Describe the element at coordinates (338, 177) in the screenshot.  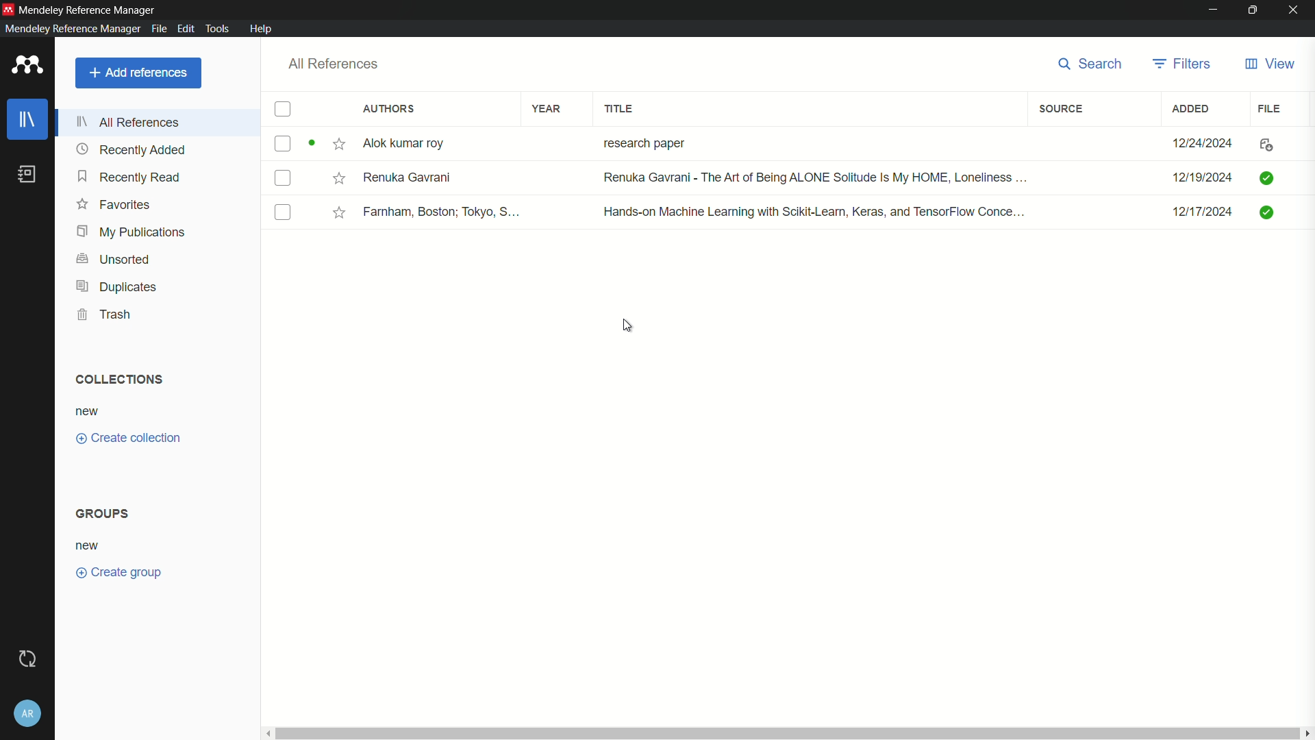
I see `` at that location.